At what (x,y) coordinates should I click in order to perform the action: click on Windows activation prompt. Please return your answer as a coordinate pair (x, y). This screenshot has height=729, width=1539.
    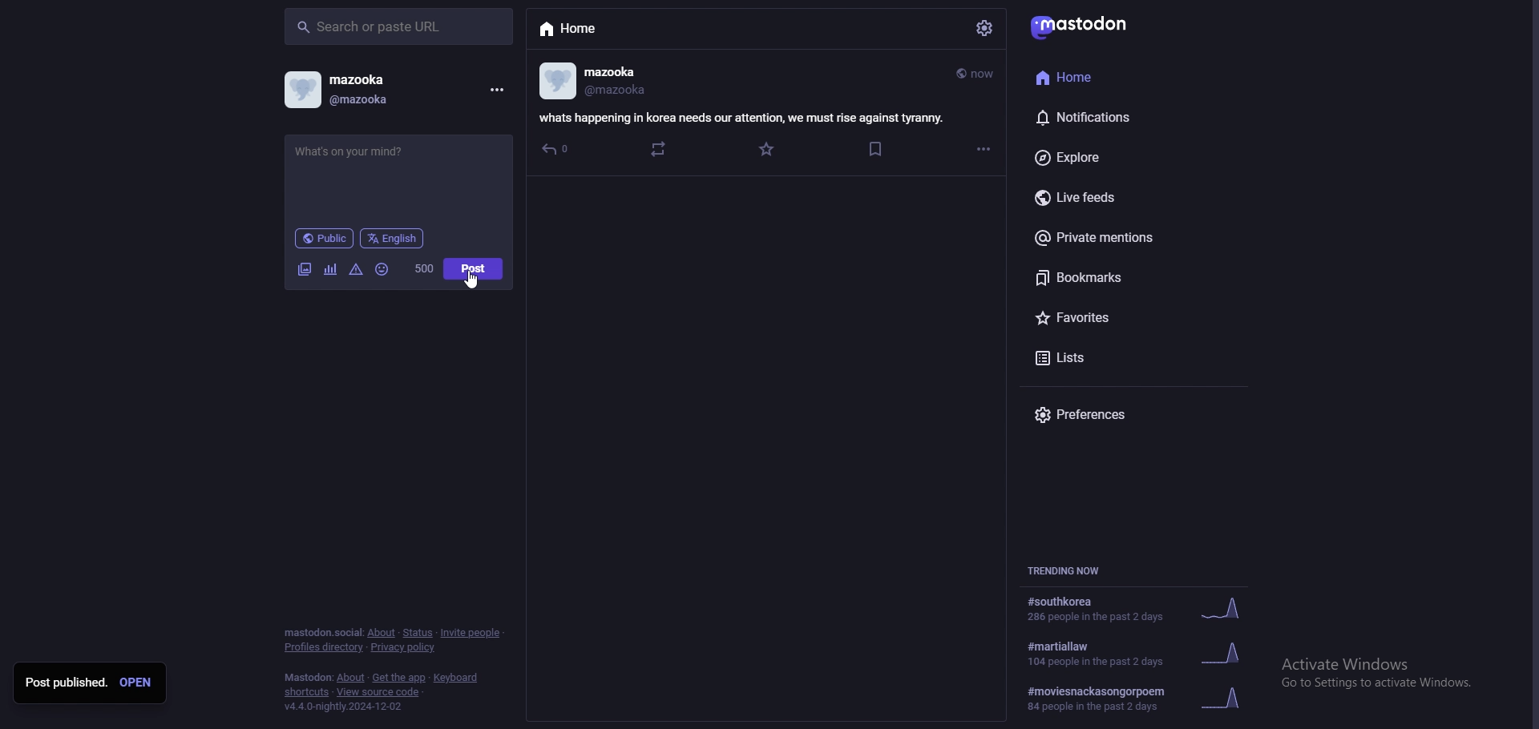
    Looking at the image, I should click on (1377, 671).